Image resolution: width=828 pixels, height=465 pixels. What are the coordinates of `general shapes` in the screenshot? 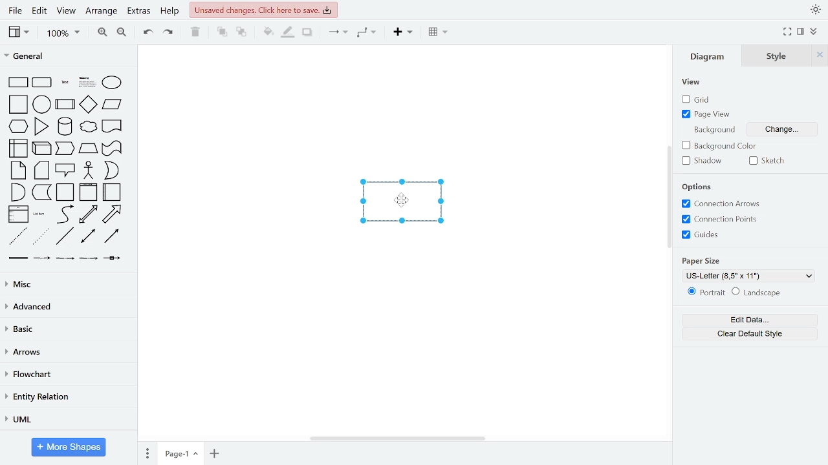 It's located at (62, 79).